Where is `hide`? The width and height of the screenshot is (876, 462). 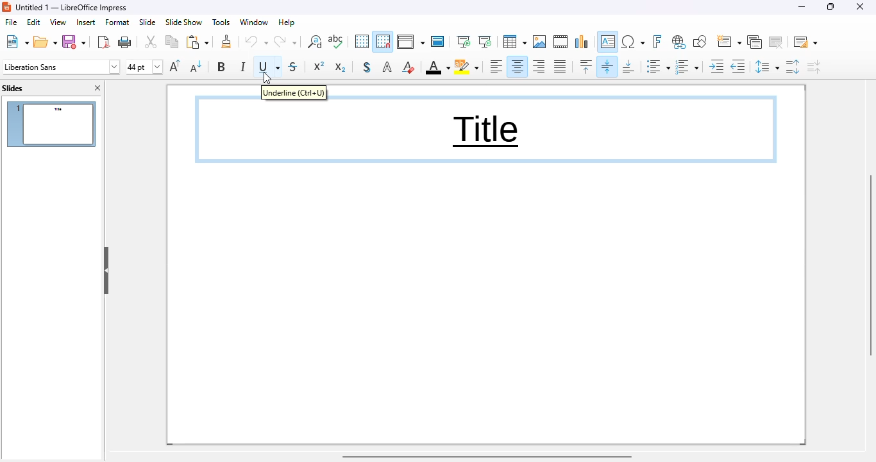 hide is located at coordinates (106, 270).